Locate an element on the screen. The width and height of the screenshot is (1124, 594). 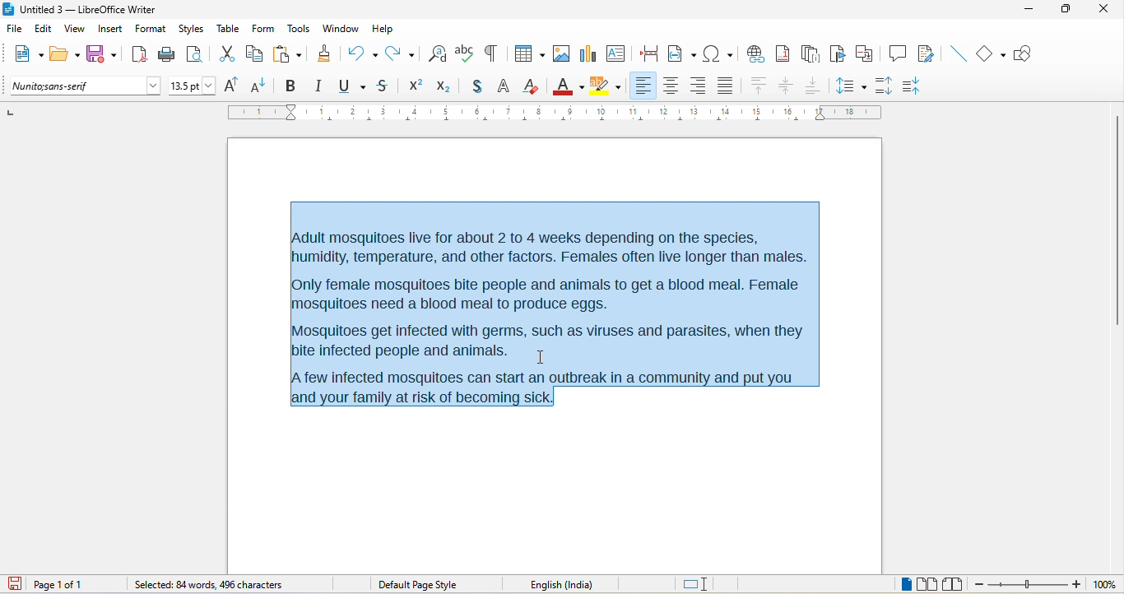
strikethrough is located at coordinates (385, 86).